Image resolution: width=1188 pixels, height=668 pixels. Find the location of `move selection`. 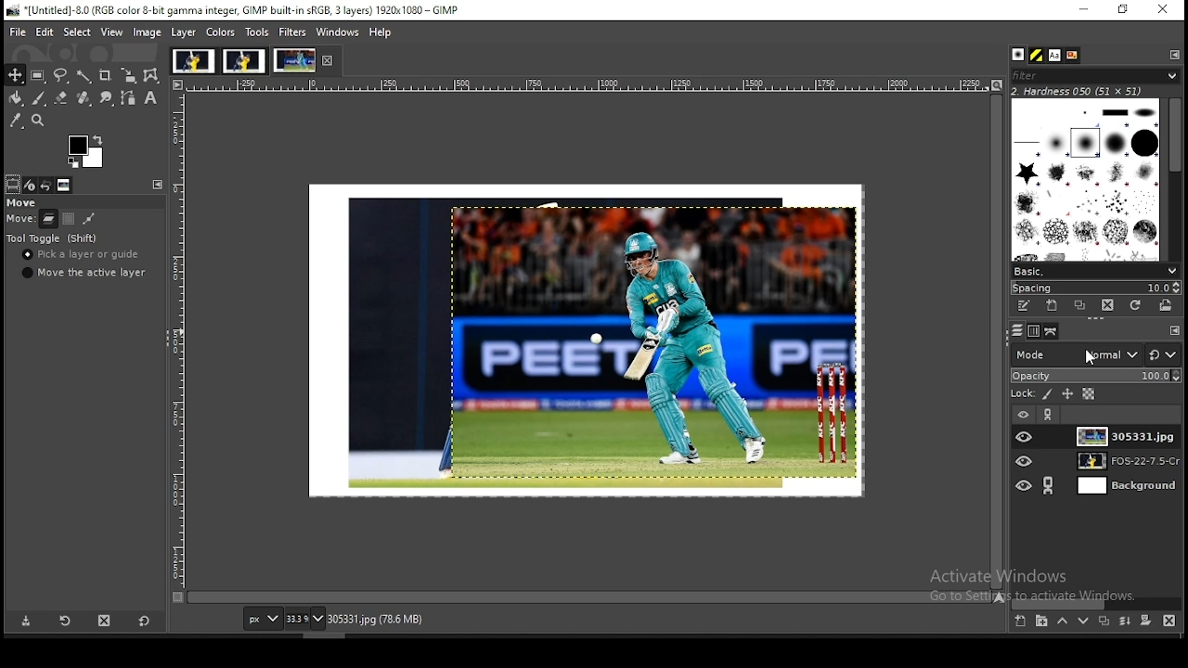

move selection is located at coordinates (68, 219).